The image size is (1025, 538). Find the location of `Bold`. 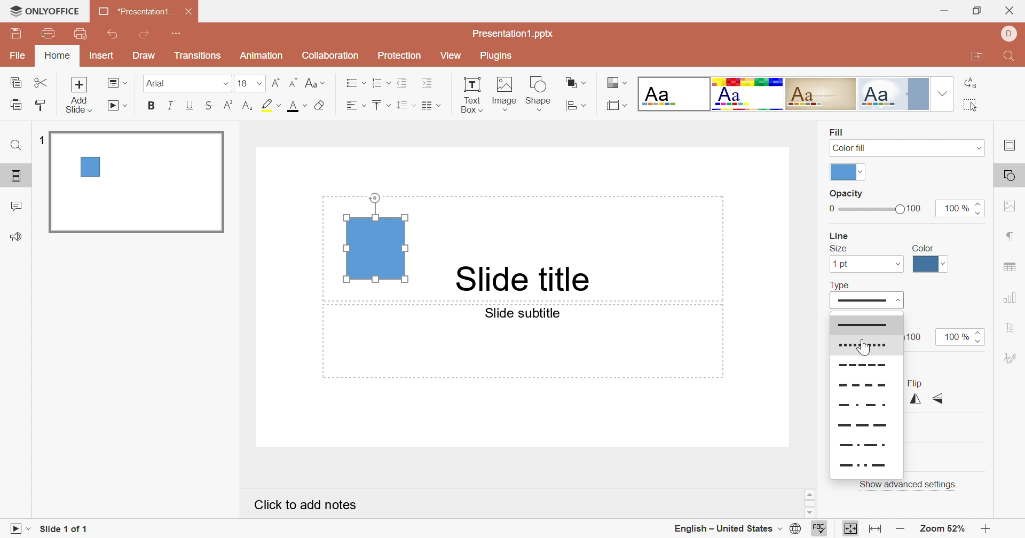

Bold is located at coordinates (152, 106).